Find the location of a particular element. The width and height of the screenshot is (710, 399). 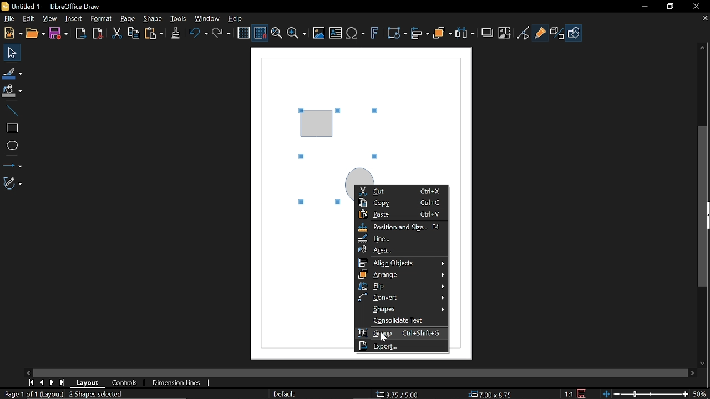

Next page is located at coordinates (53, 383).